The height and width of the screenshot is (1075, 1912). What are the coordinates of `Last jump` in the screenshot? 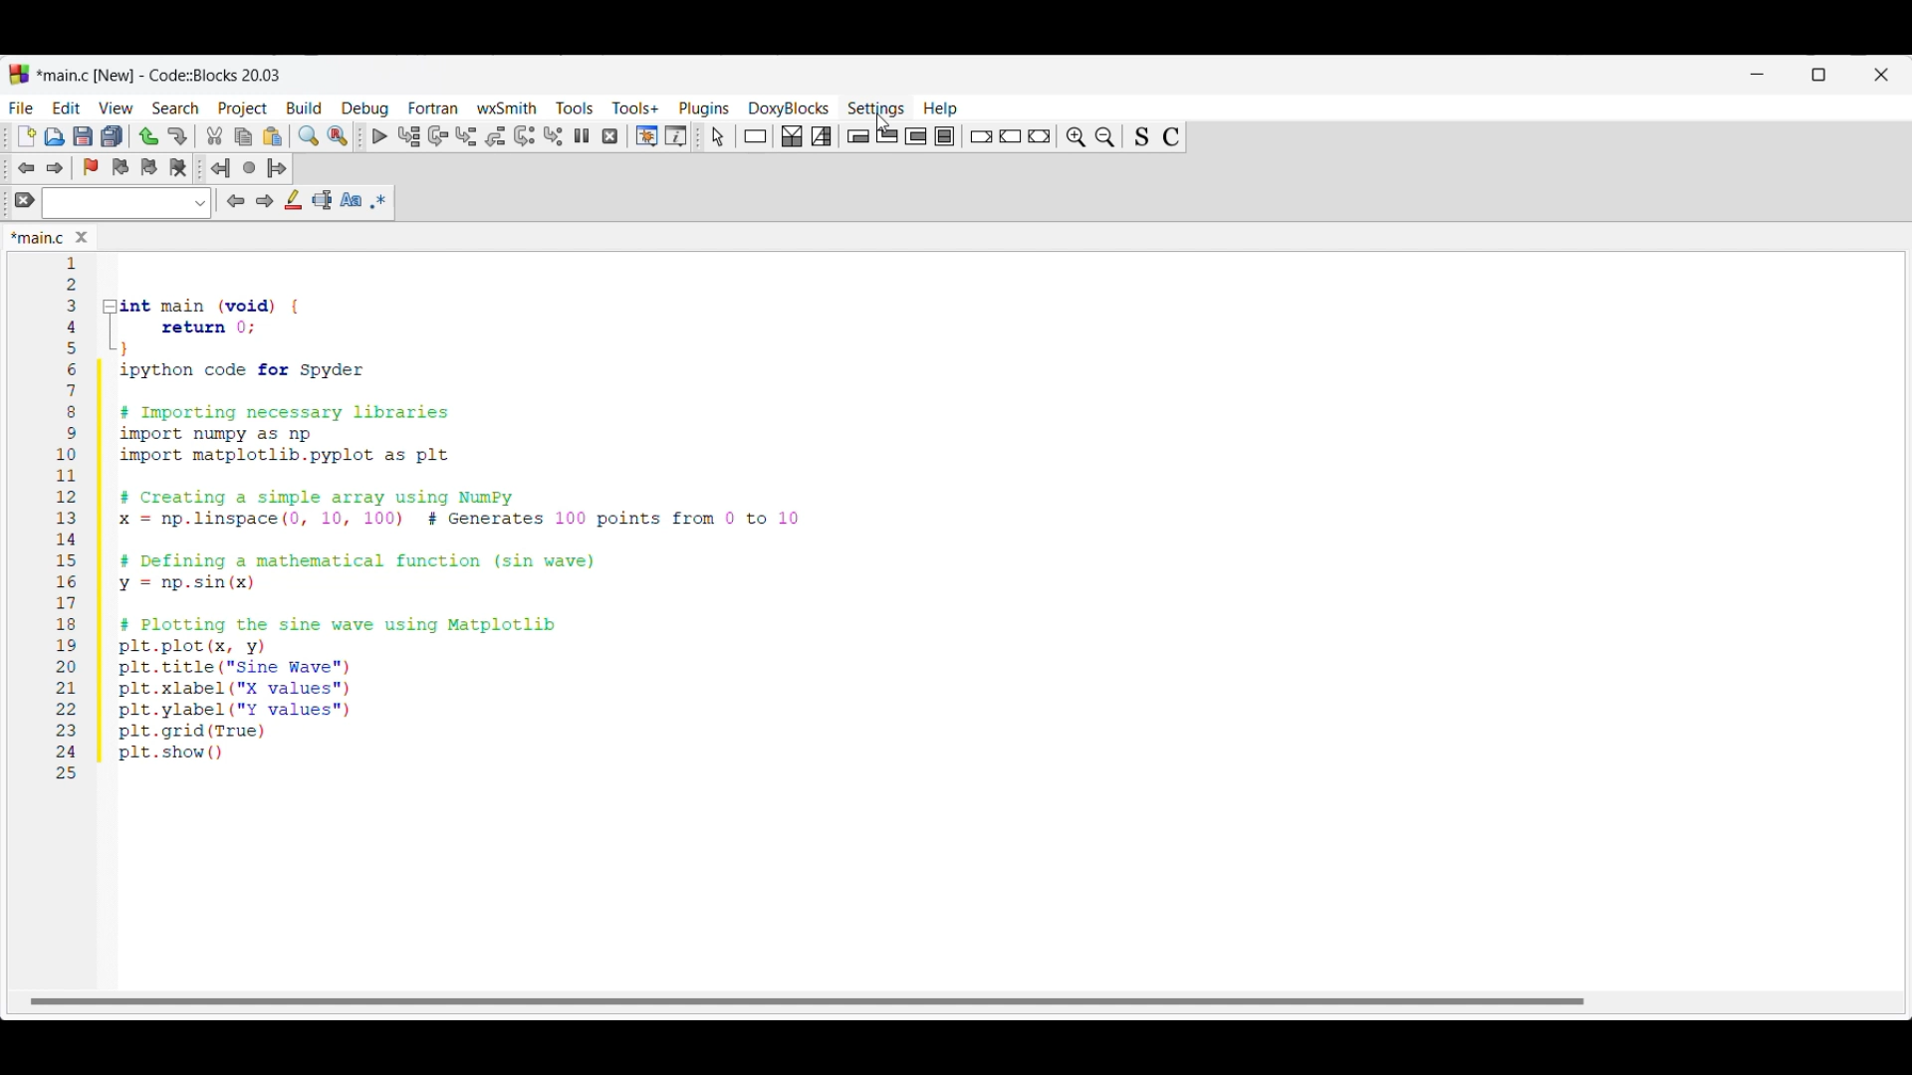 It's located at (249, 167).